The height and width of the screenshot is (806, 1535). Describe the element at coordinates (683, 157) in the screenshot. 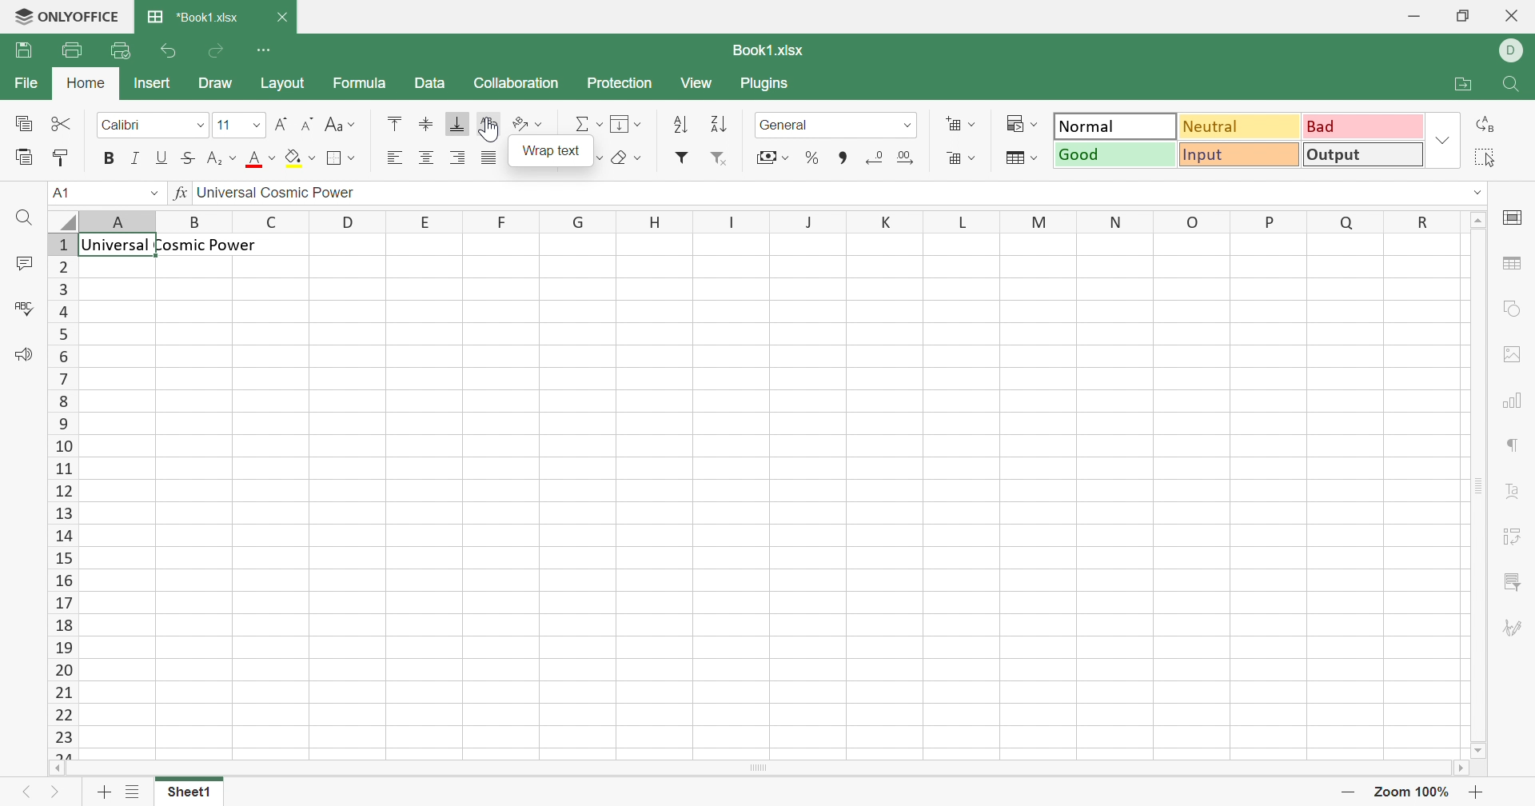

I see `Insert Filter` at that location.